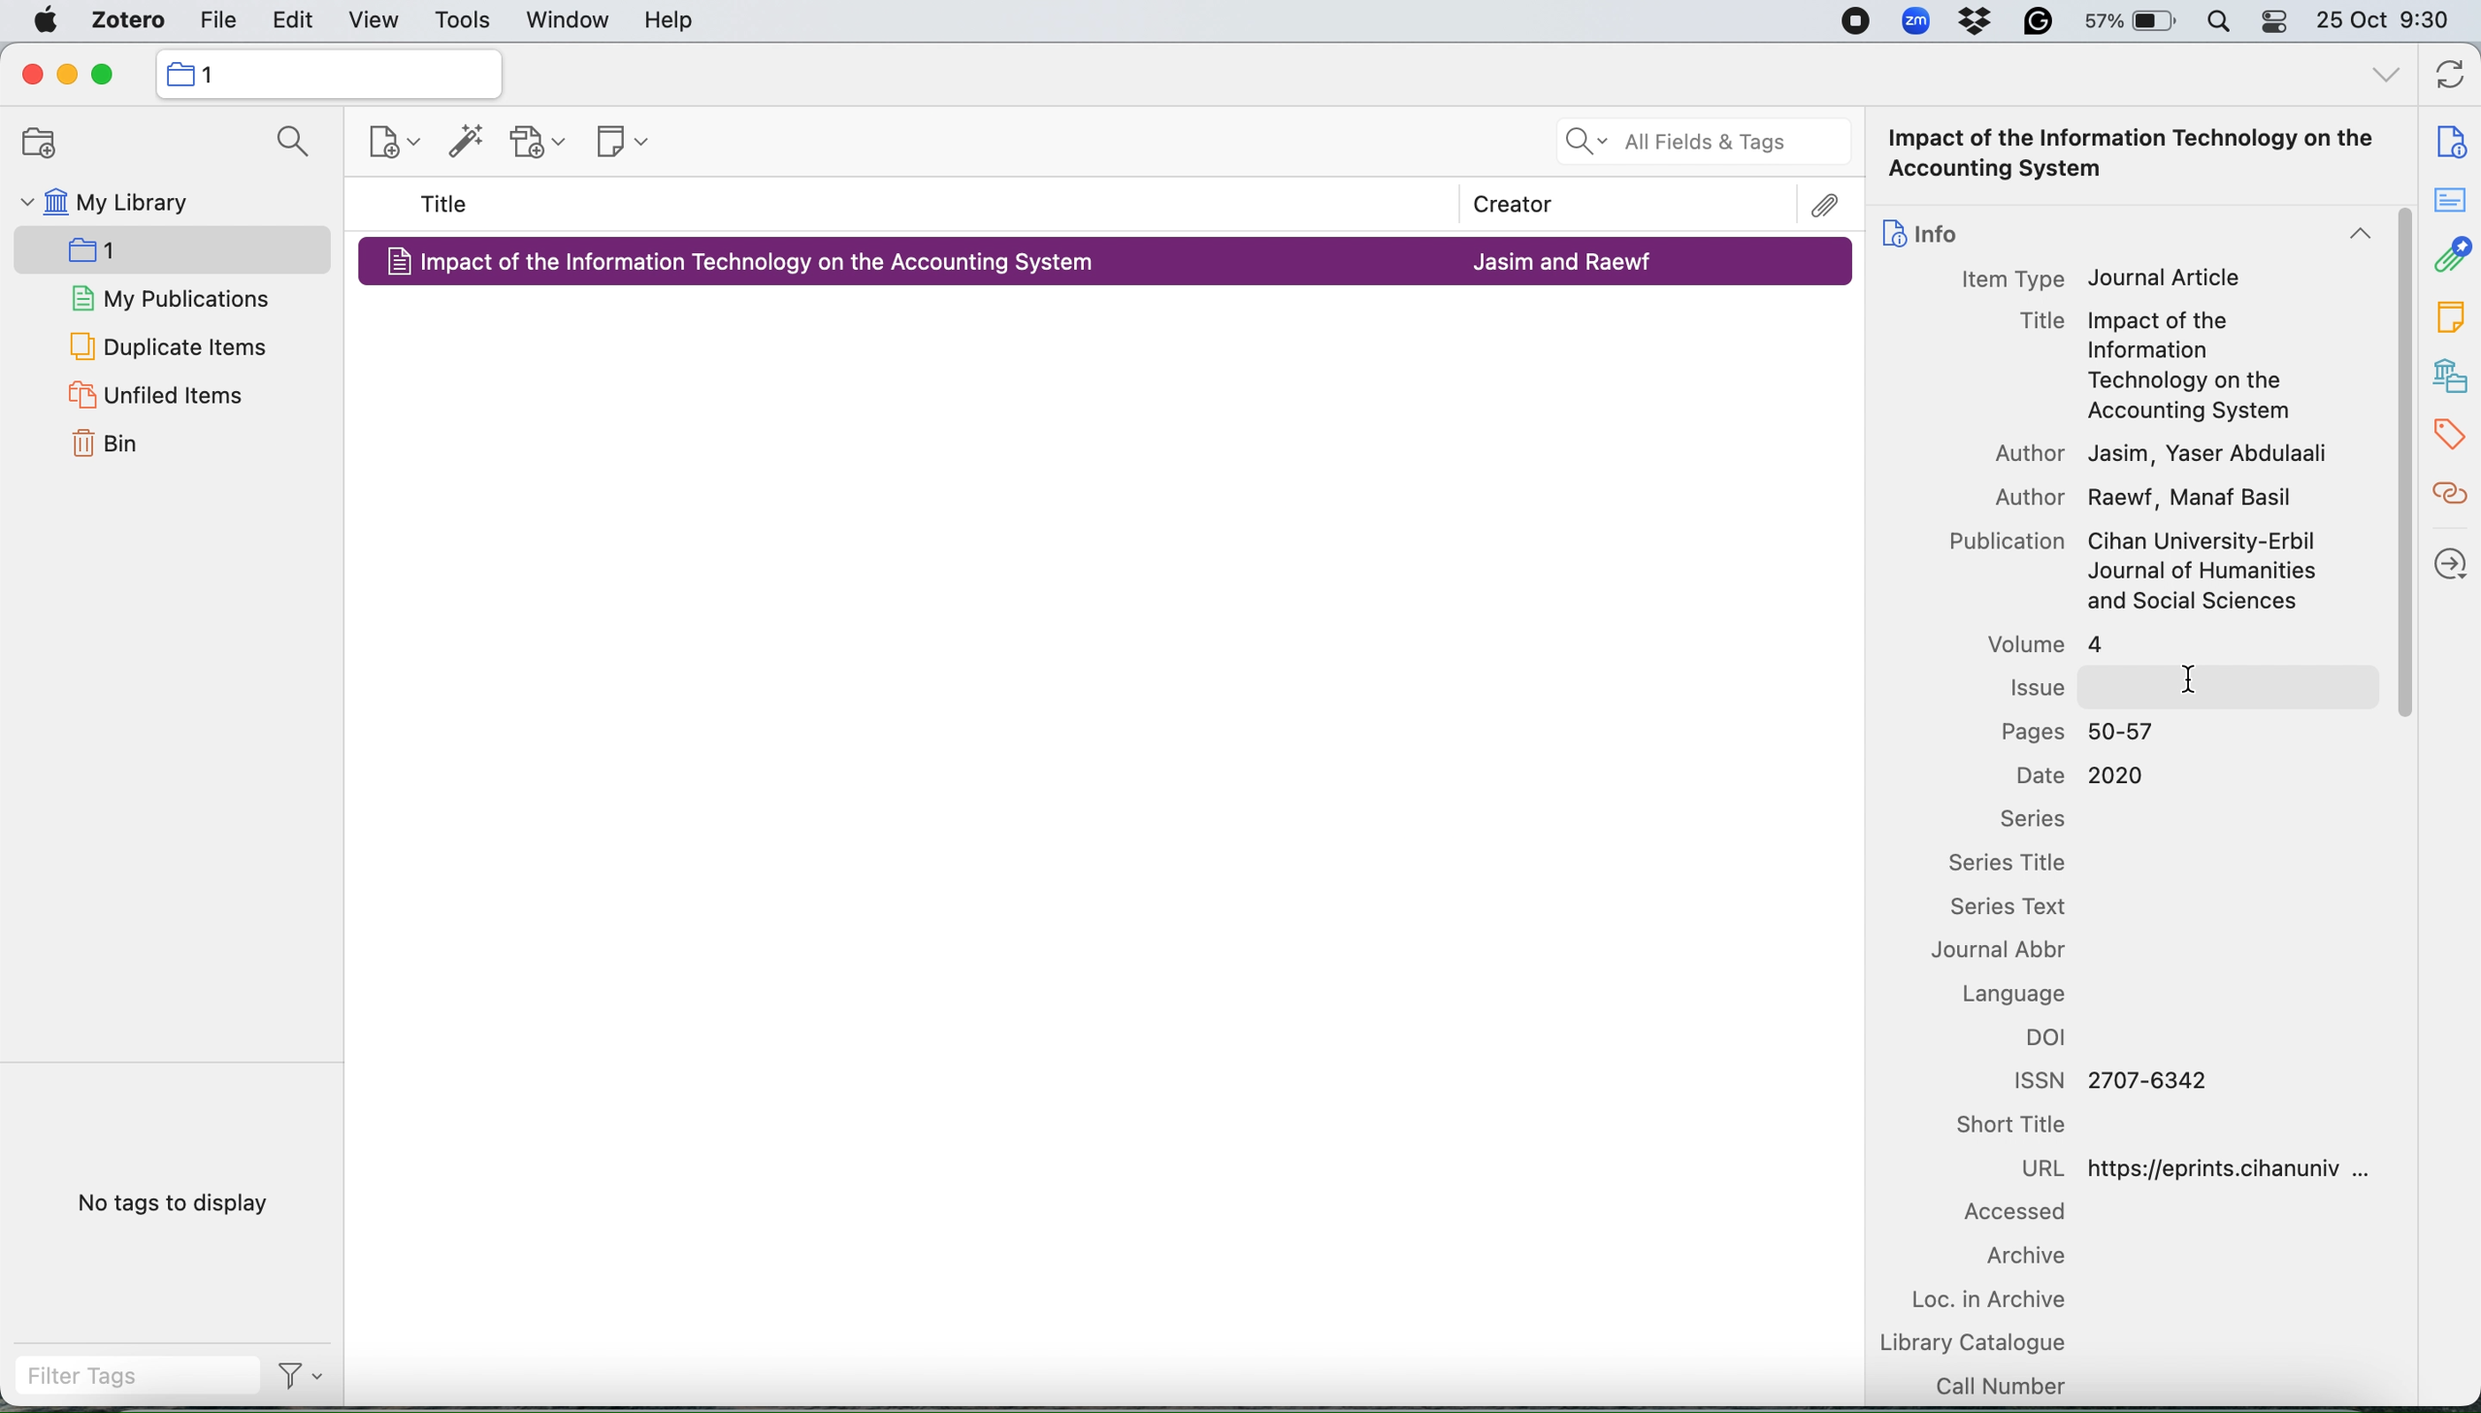 This screenshot has width=2481, height=1413. Describe the element at coordinates (38, 143) in the screenshot. I see `add new collection` at that location.